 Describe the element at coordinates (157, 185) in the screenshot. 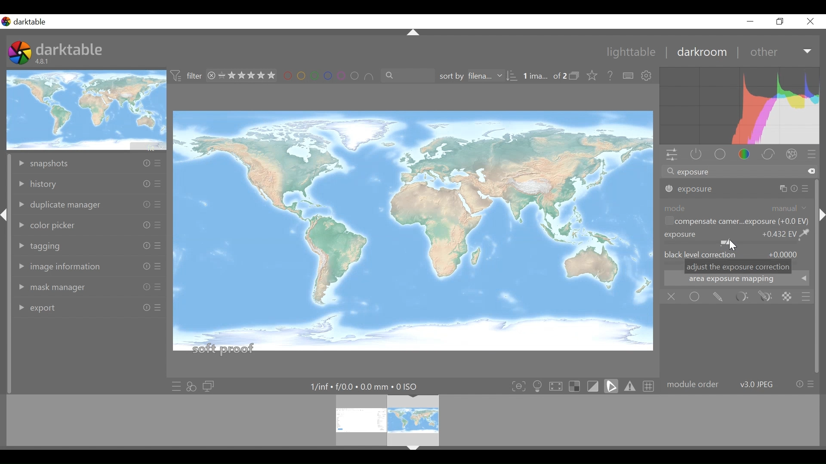

I see `` at that location.